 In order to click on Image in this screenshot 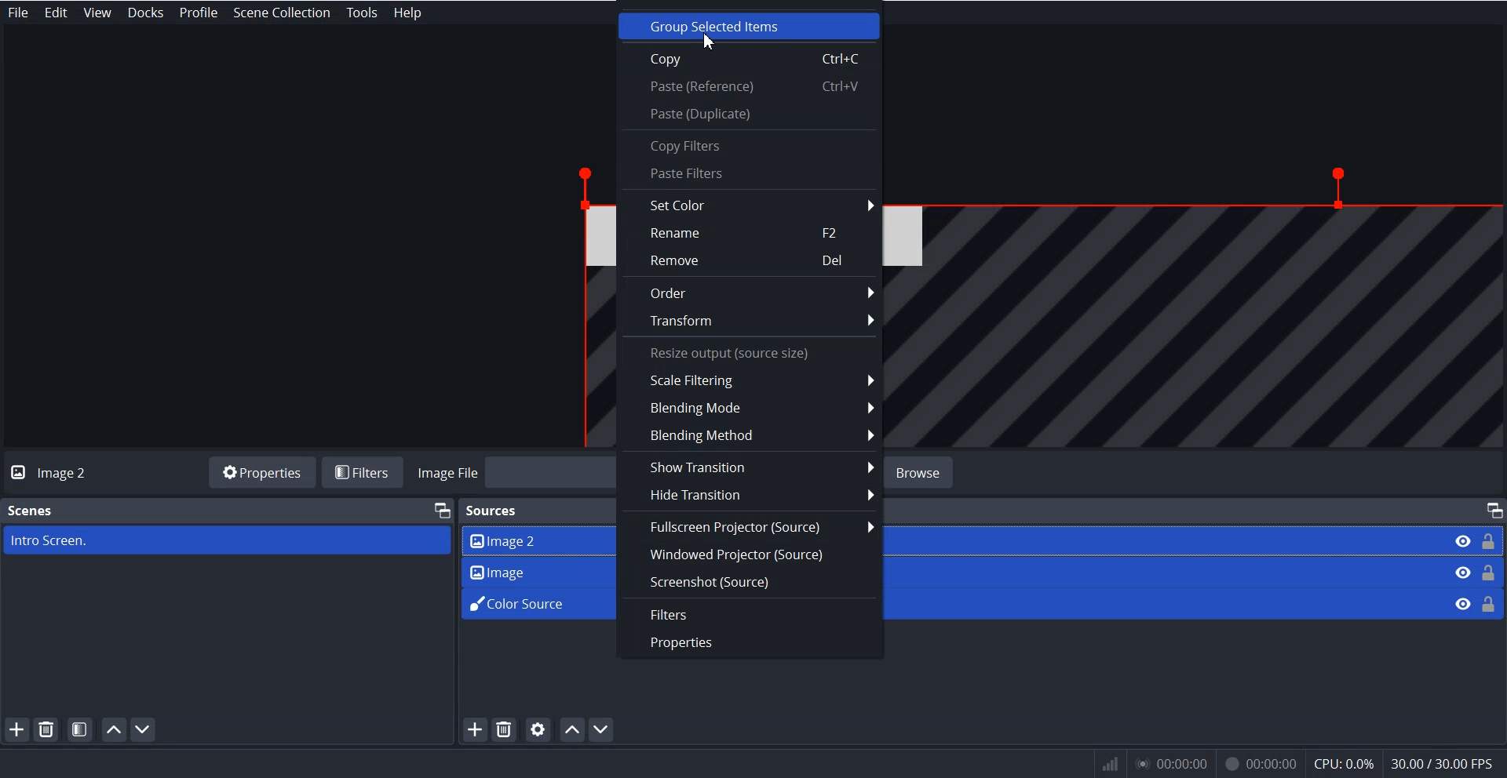, I will do `click(533, 569)`.